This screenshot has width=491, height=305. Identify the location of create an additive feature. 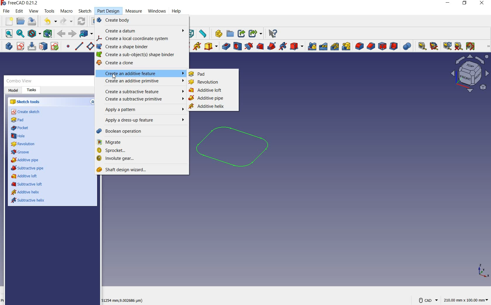
(141, 73).